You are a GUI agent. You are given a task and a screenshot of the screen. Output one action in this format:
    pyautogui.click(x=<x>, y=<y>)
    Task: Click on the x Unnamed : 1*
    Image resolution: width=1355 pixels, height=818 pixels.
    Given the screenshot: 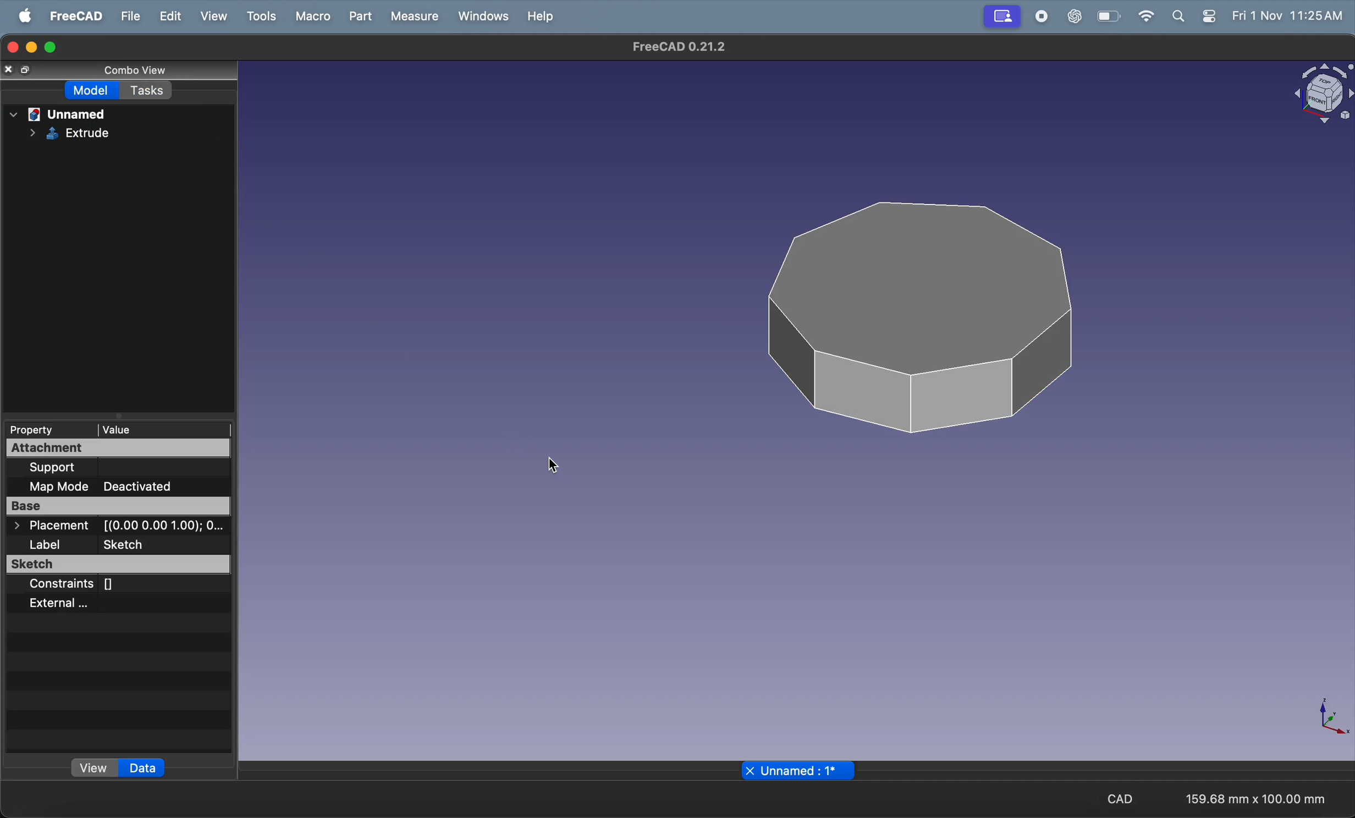 What is the action you would take?
    pyautogui.click(x=794, y=770)
    